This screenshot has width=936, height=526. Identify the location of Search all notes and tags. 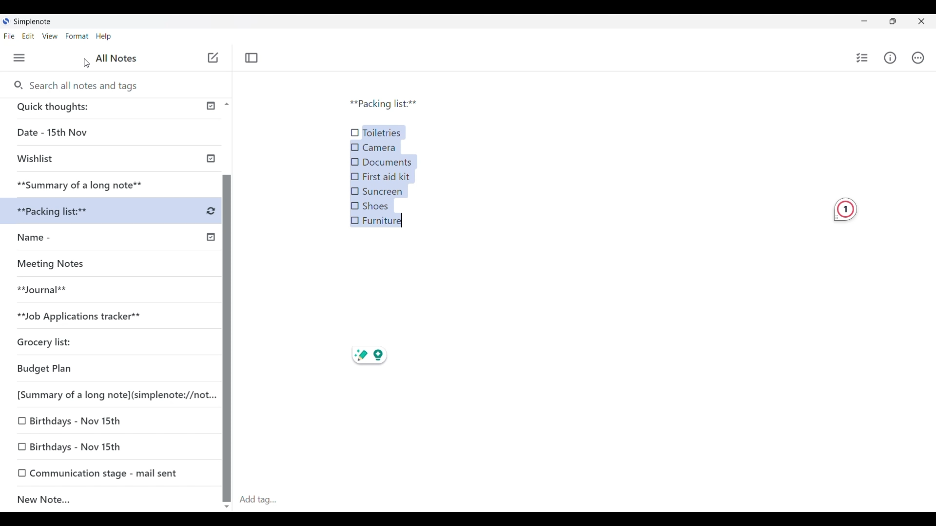
(86, 86).